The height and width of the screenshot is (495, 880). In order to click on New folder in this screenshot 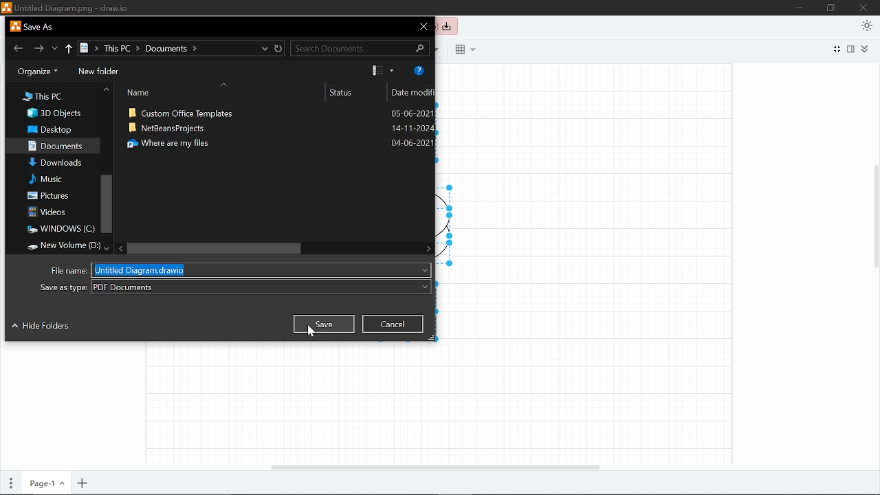, I will do `click(100, 72)`.